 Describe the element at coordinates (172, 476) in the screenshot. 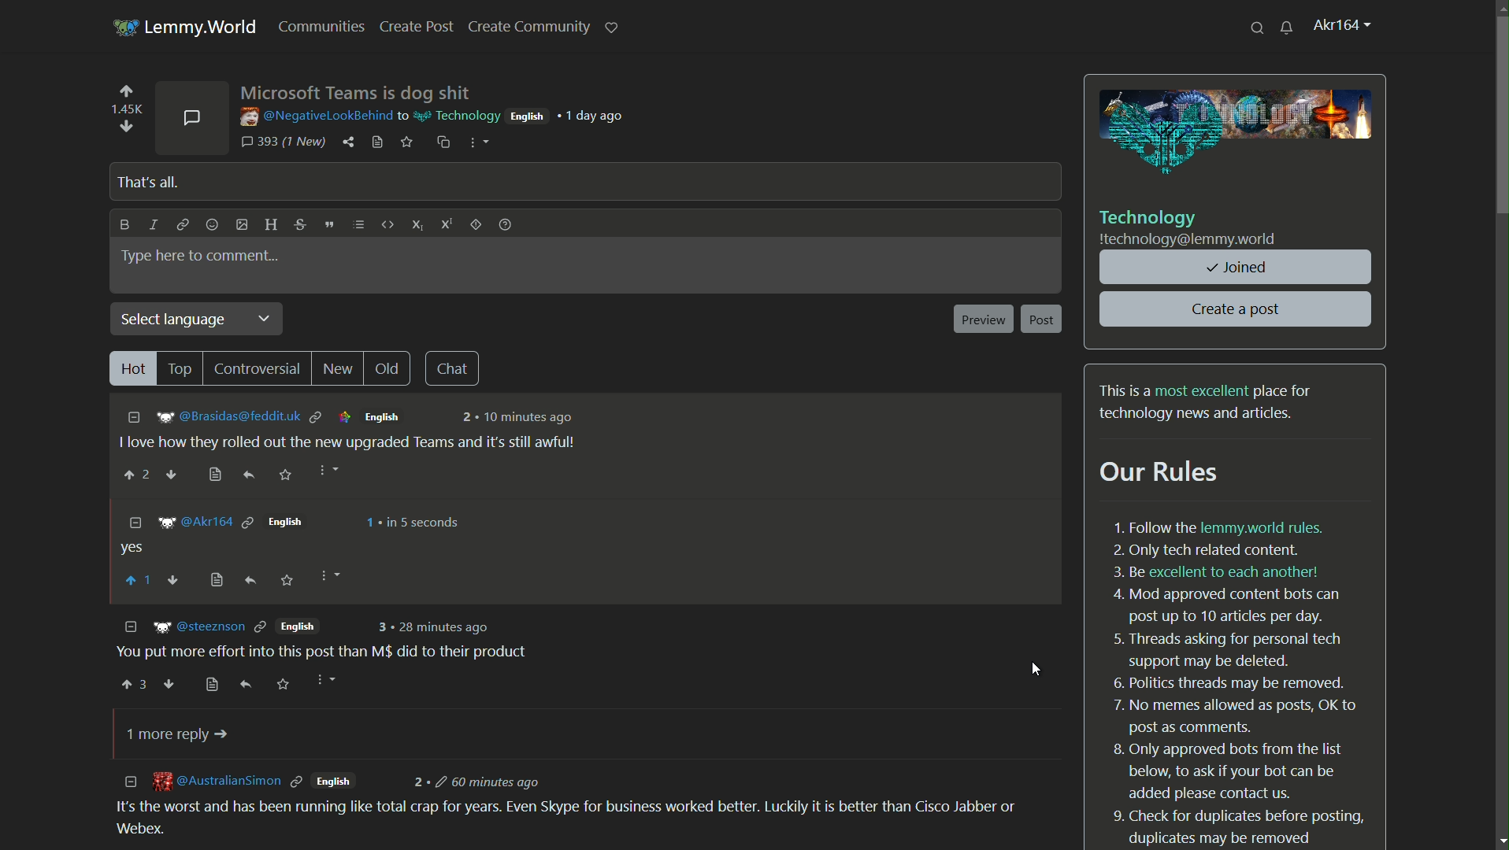

I see `downvote` at that location.